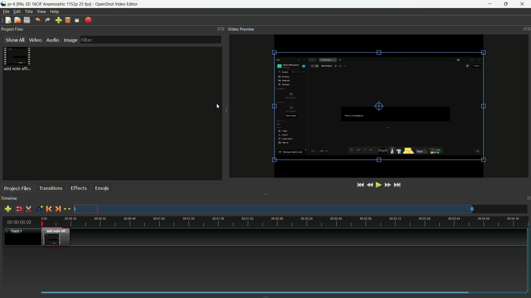  What do you see at coordinates (4, 4) in the screenshot?
I see `Openshot Icon` at bounding box center [4, 4].